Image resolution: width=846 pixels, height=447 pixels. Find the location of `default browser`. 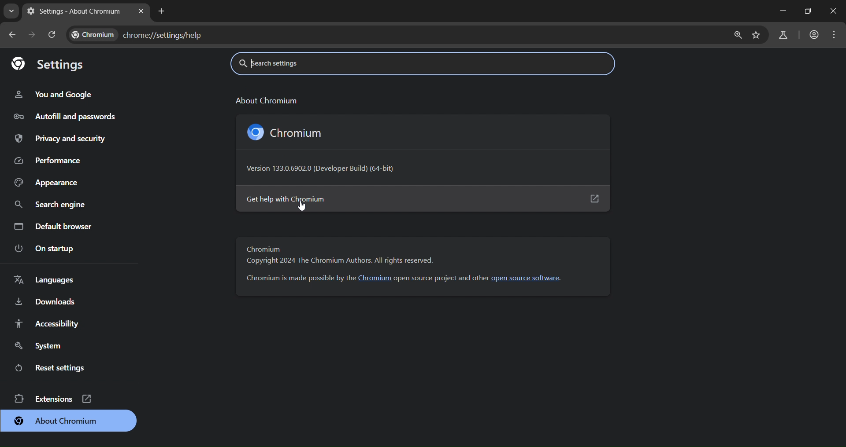

default browser is located at coordinates (56, 226).